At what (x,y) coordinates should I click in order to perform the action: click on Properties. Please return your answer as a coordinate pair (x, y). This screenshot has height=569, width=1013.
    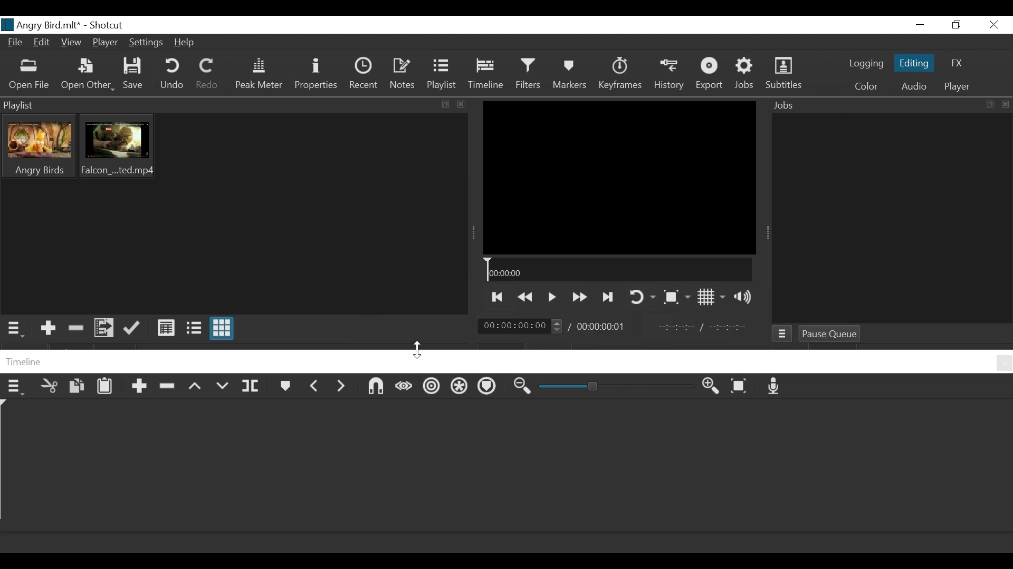
    Looking at the image, I should click on (316, 74).